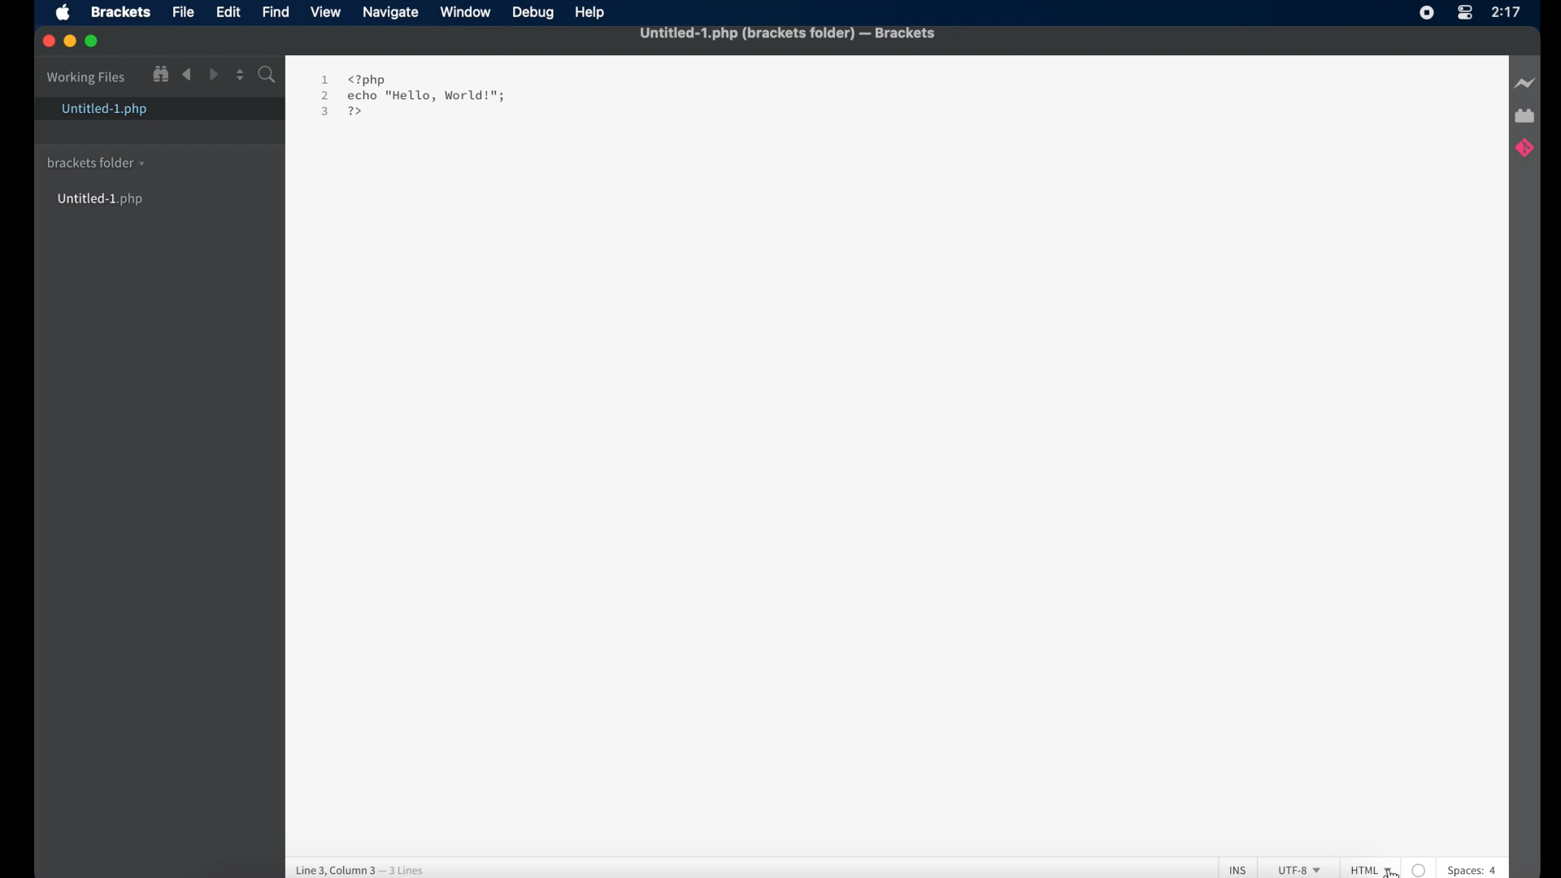  What do you see at coordinates (326, 13) in the screenshot?
I see `view` at bounding box center [326, 13].